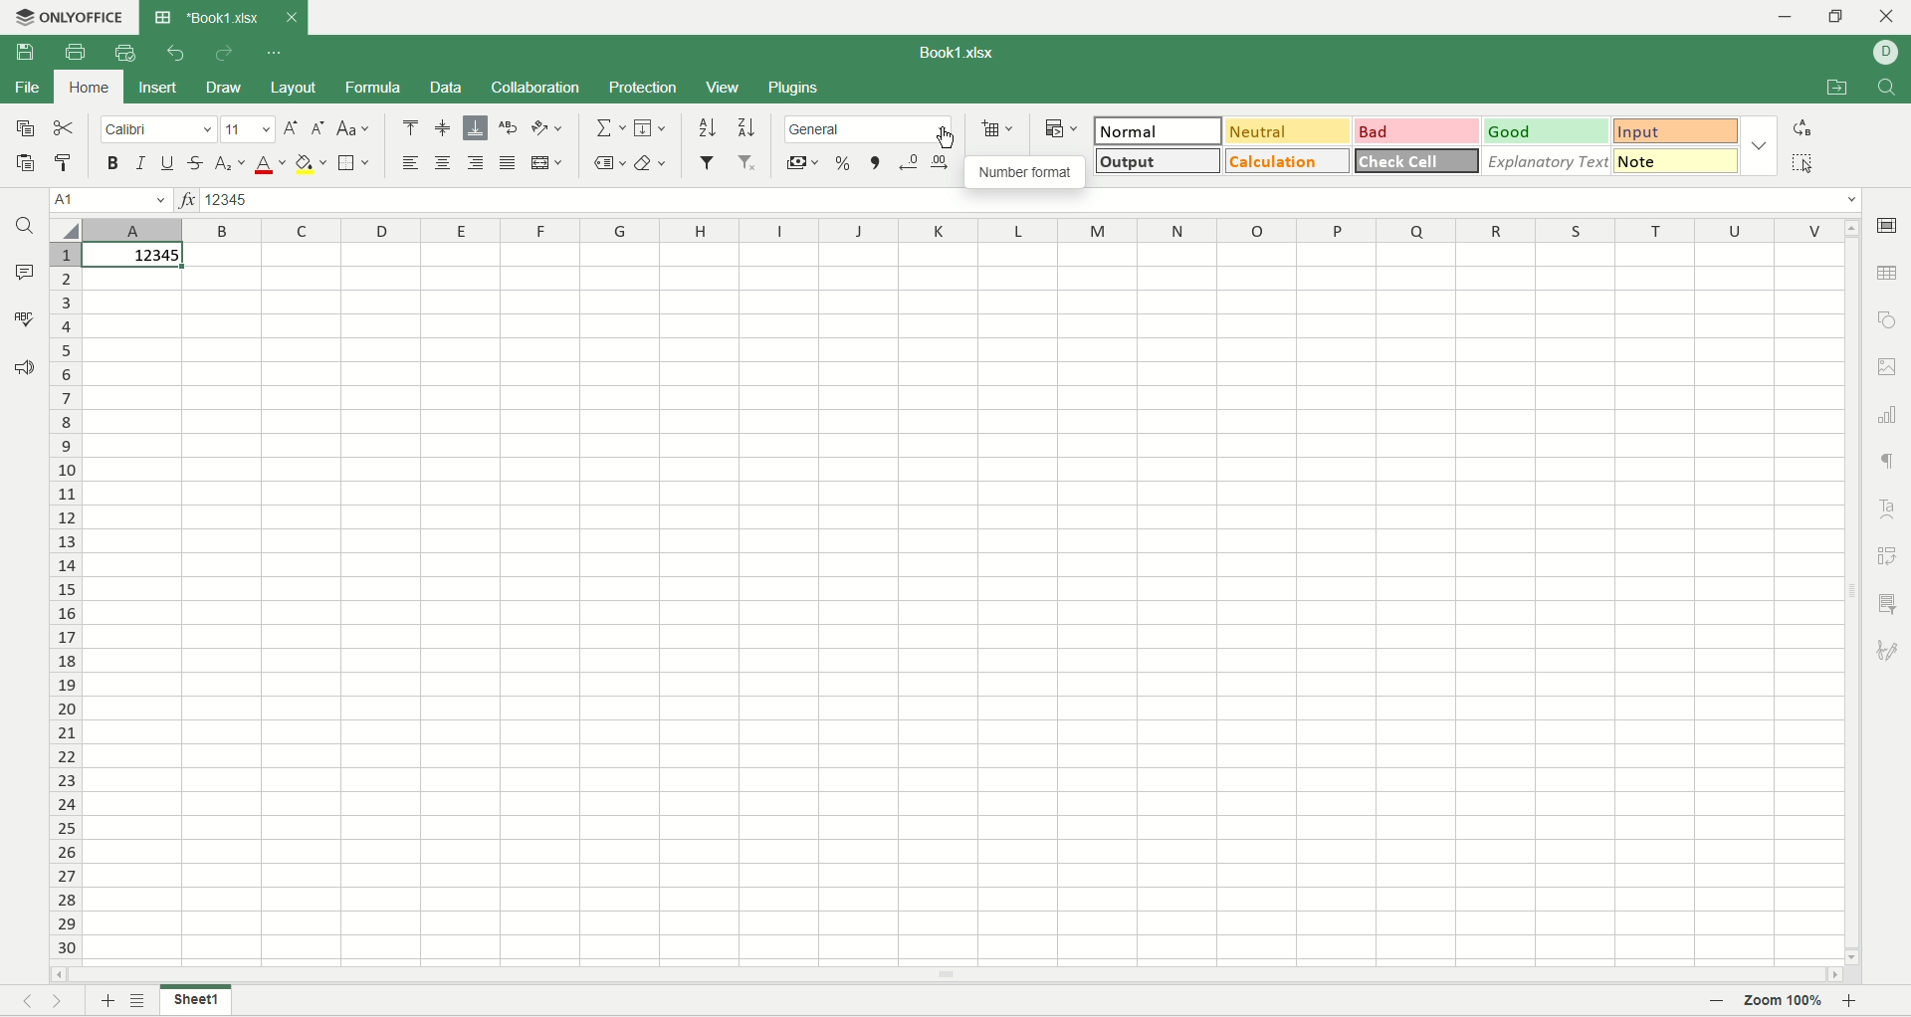 The image size is (1911, 1017). What do you see at coordinates (23, 227) in the screenshot?
I see `find` at bounding box center [23, 227].